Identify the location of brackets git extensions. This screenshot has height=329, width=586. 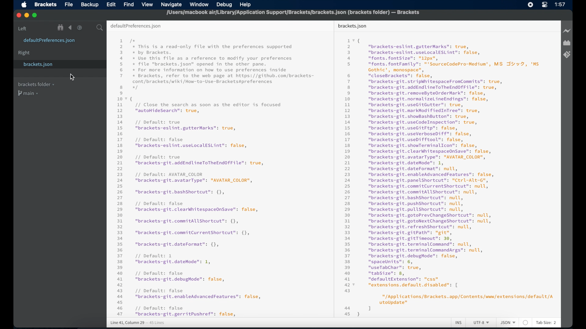
(567, 55).